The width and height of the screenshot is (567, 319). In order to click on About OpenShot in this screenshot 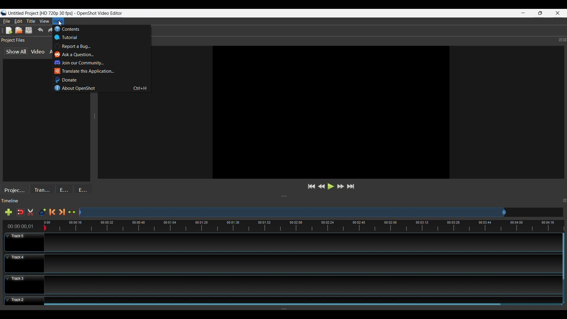, I will do `click(104, 88)`.